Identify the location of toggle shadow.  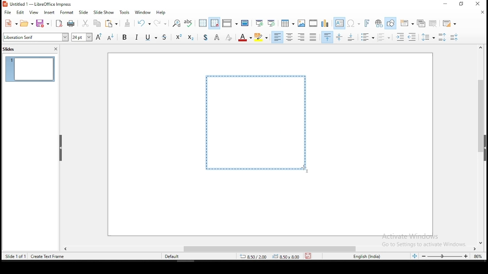
(207, 37).